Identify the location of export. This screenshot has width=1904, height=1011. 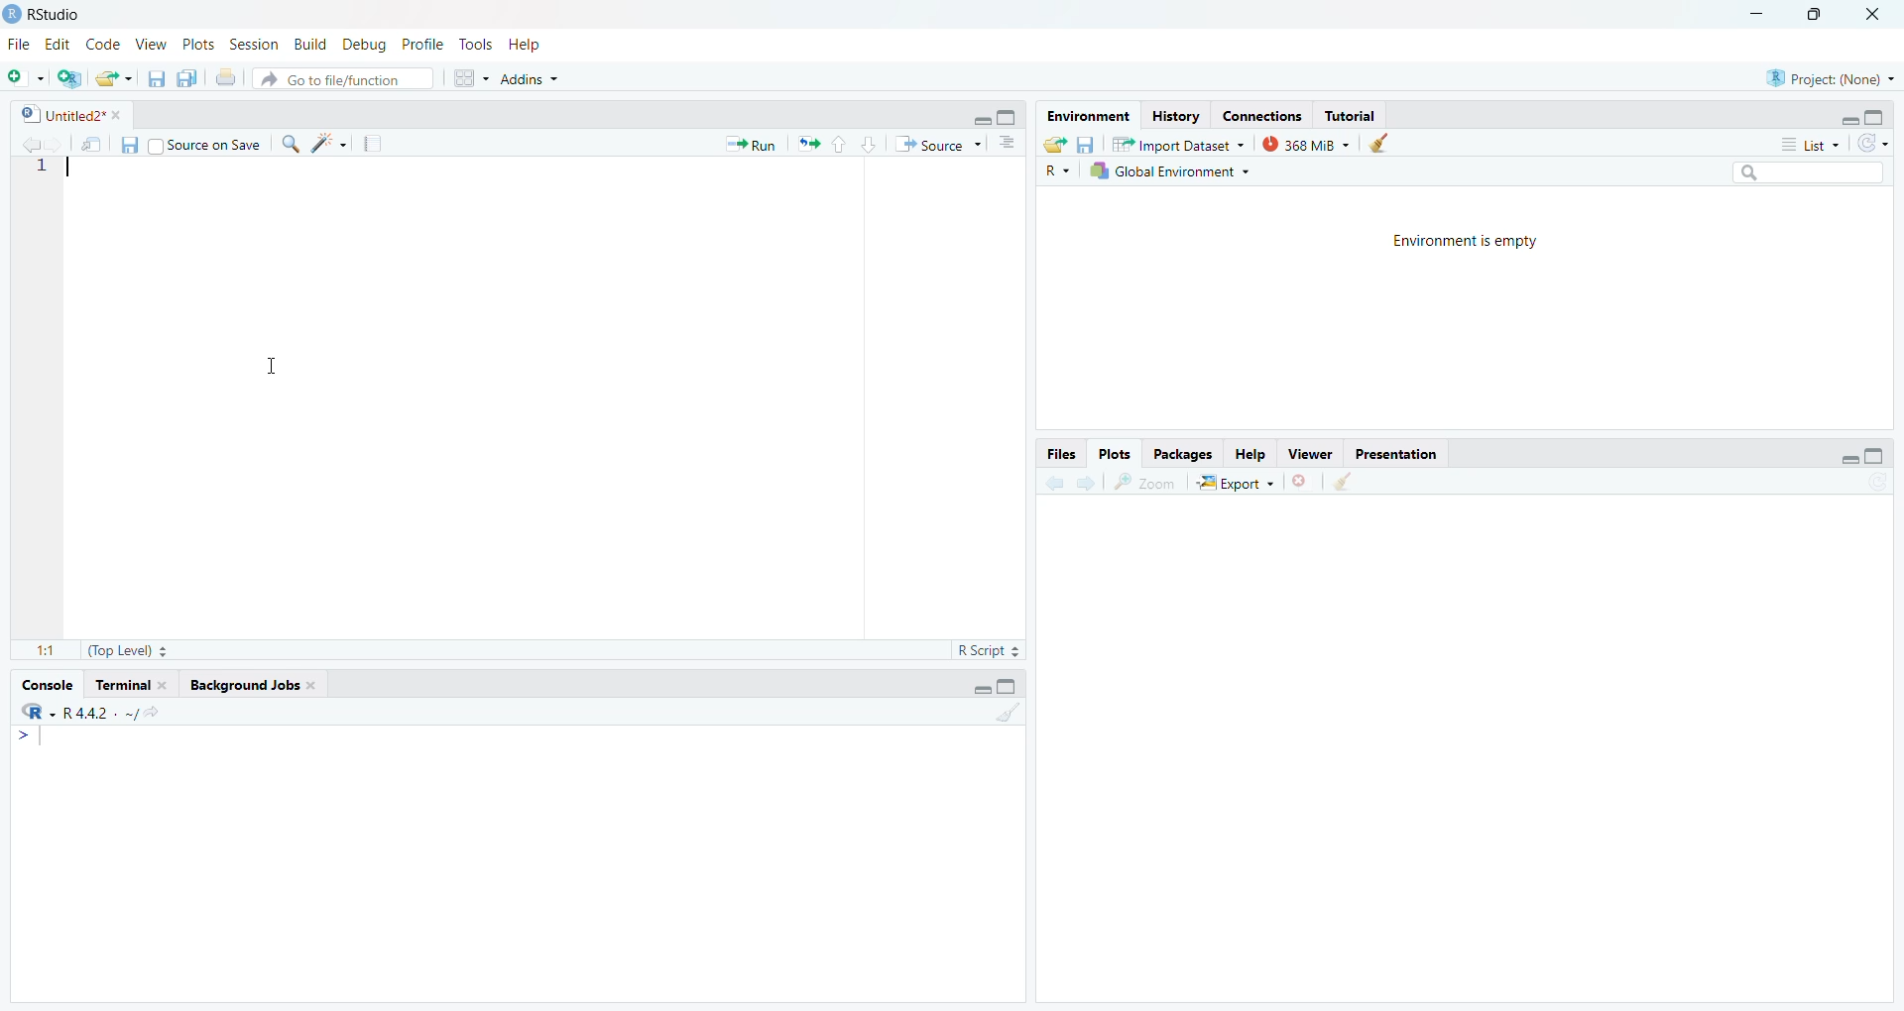
(117, 79).